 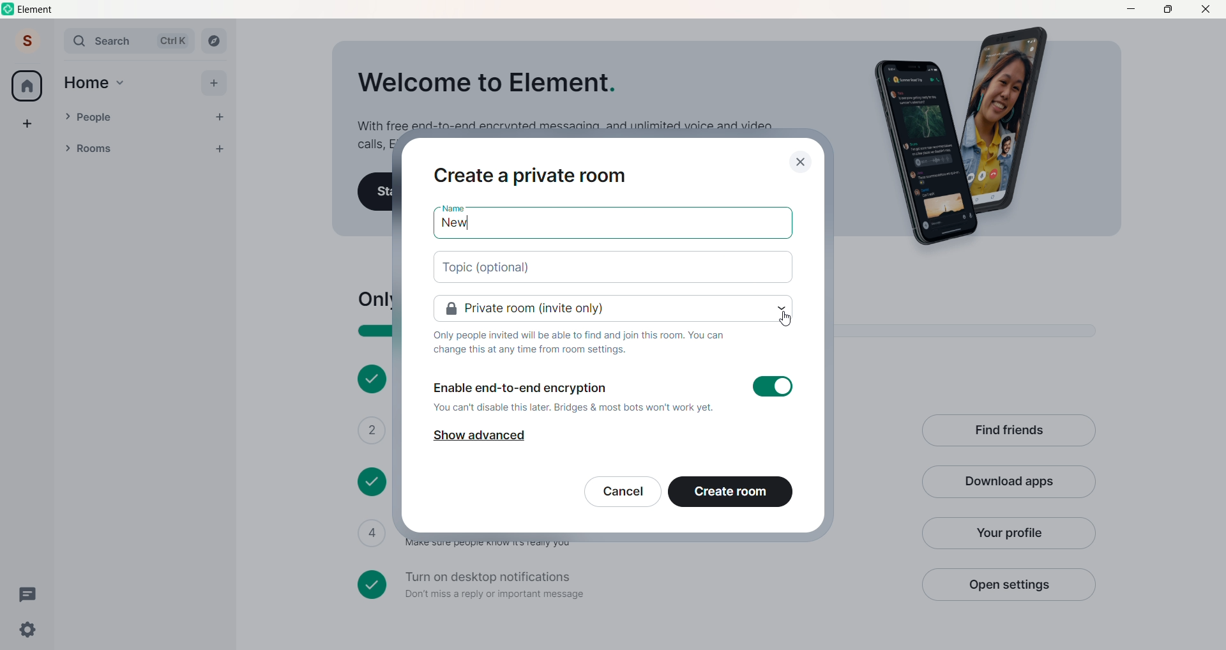 I want to click on Home, so click(x=27, y=86).